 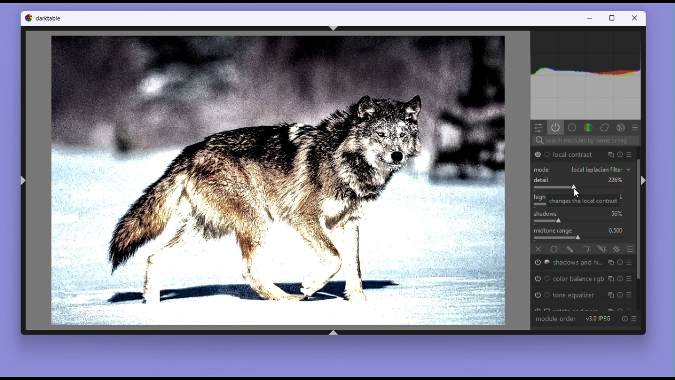 I want to click on changes the local contrast, so click(x=581, y=200).